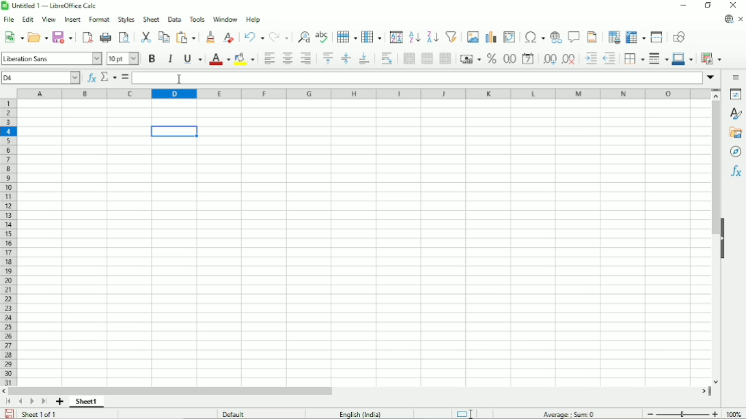 The image size is (746, 419). Describe the element at coordinates (193, 59) in the screenshot. I see `Underline` at that location.